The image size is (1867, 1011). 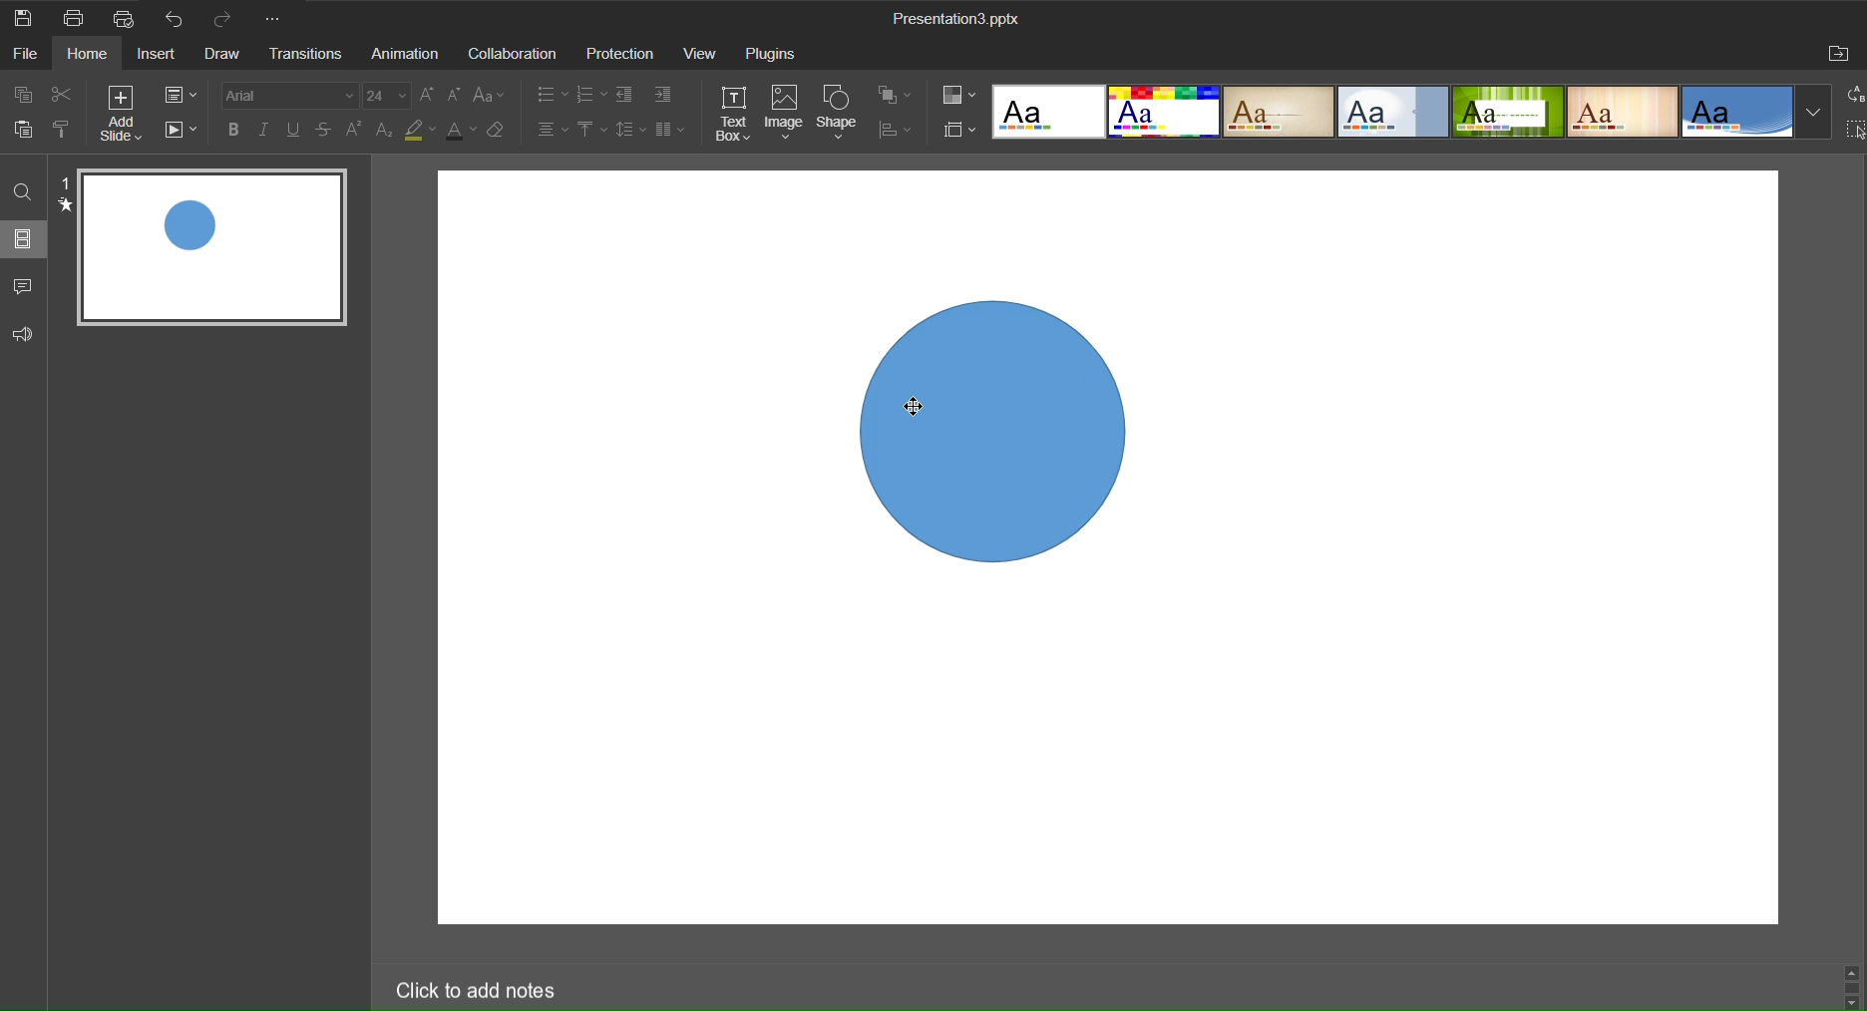 I want to click on Superscript, so click(x=358, y=133).